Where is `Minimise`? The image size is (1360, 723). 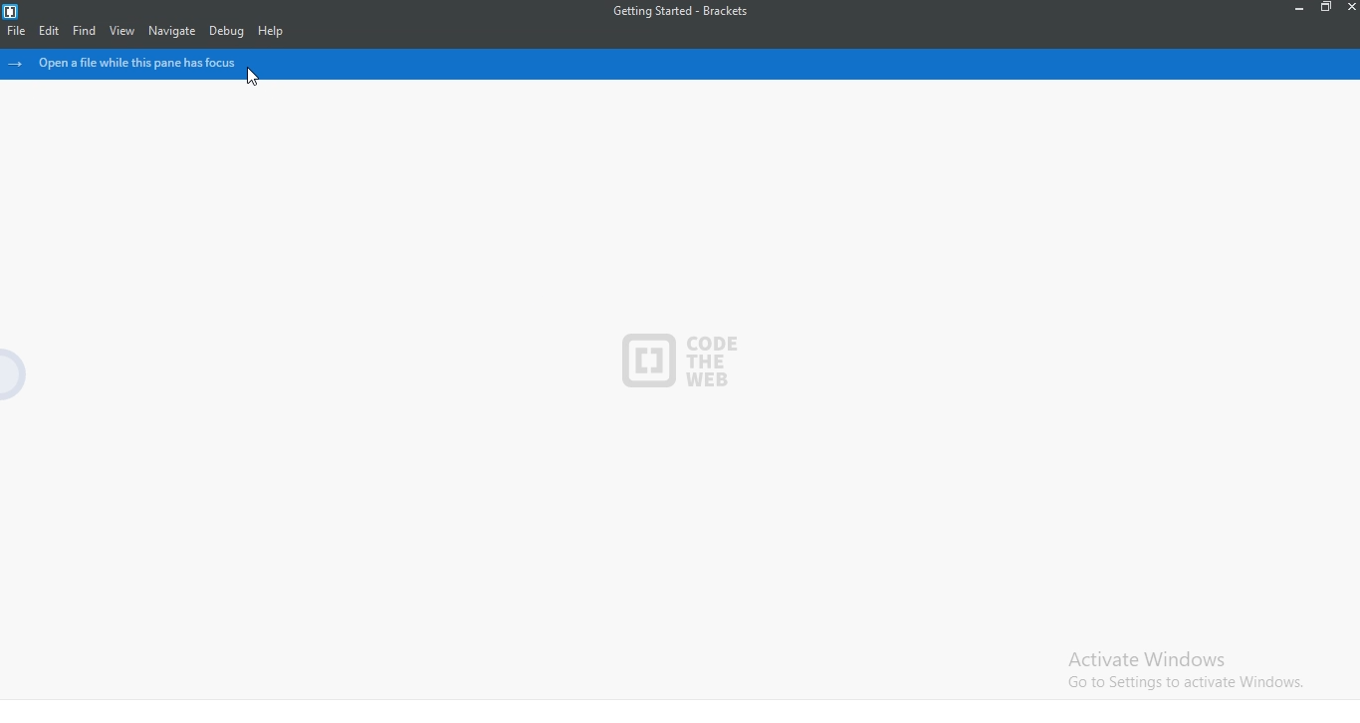 Minimise is located at coordinates (1298, 9).